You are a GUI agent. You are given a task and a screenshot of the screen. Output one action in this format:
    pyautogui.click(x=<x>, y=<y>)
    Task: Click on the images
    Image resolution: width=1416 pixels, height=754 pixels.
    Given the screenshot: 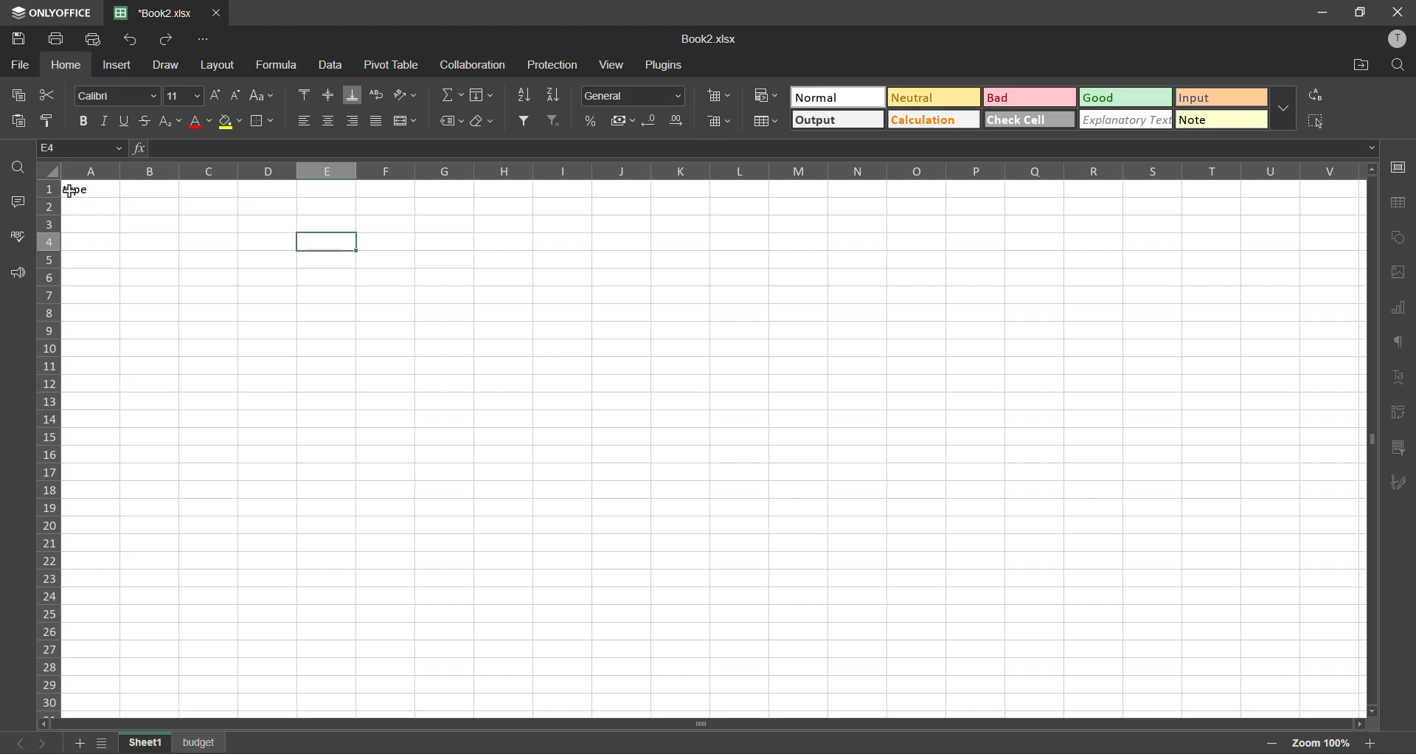 What is the action you would take?
    pyautogui.click(x=1397, y=274)
    